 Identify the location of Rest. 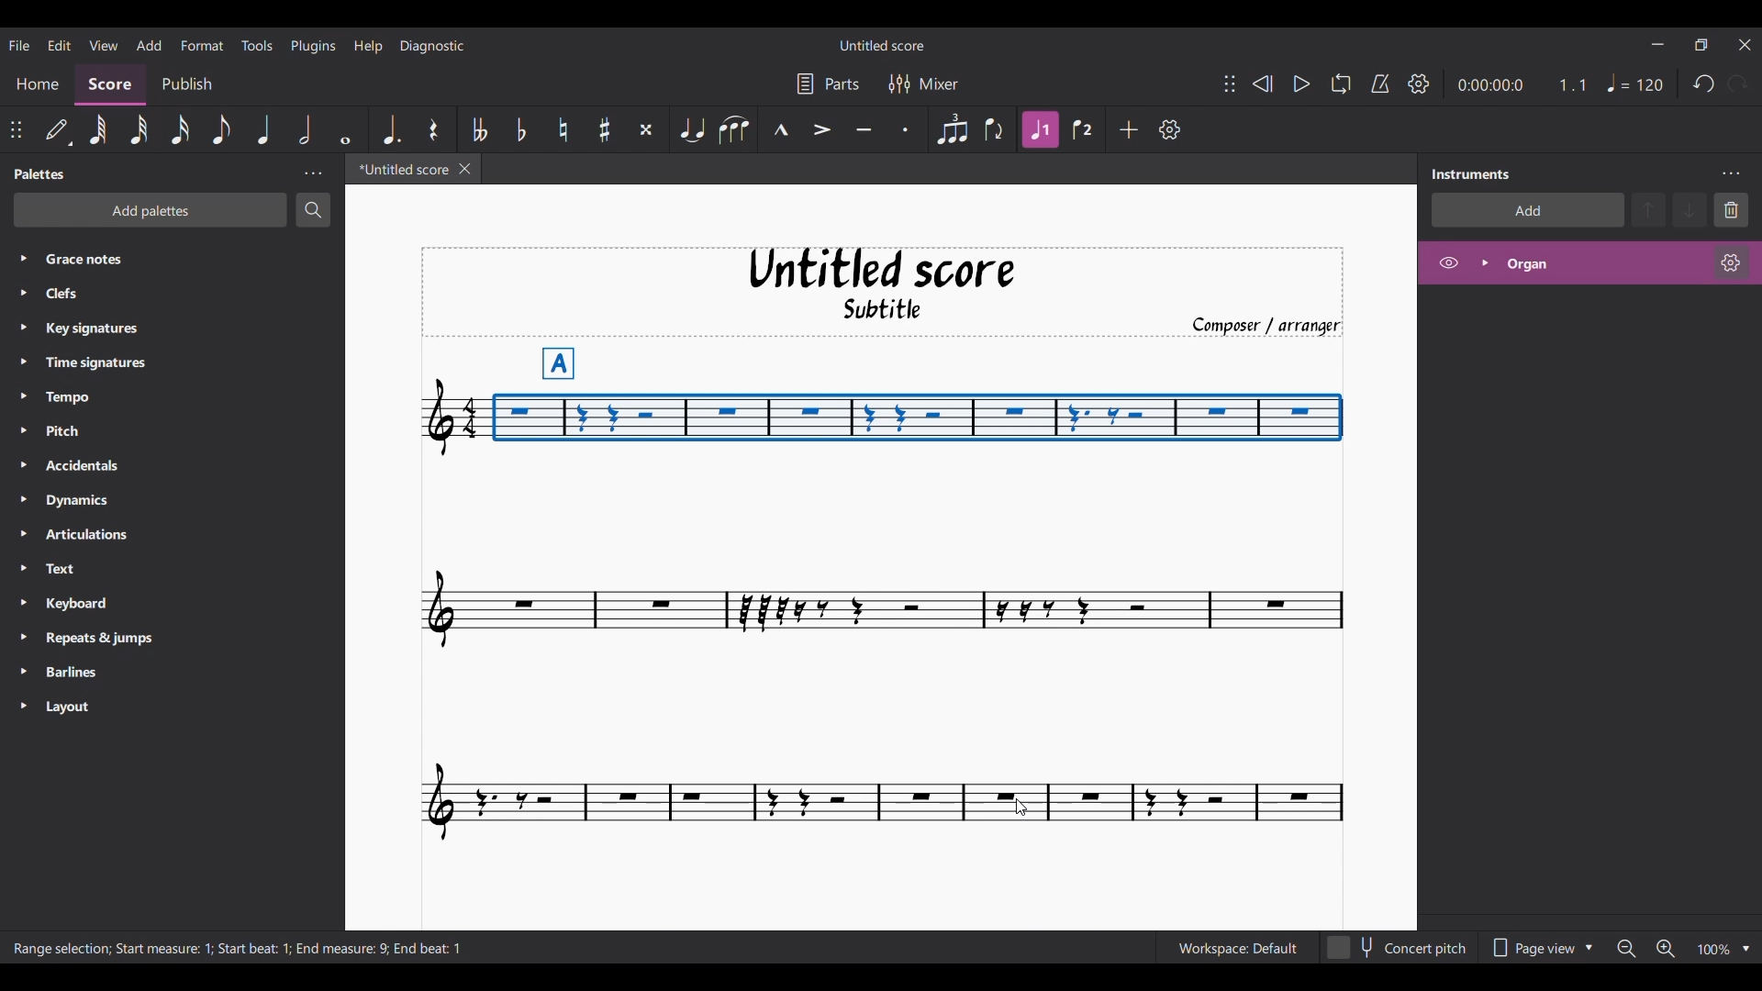
(433, 129).